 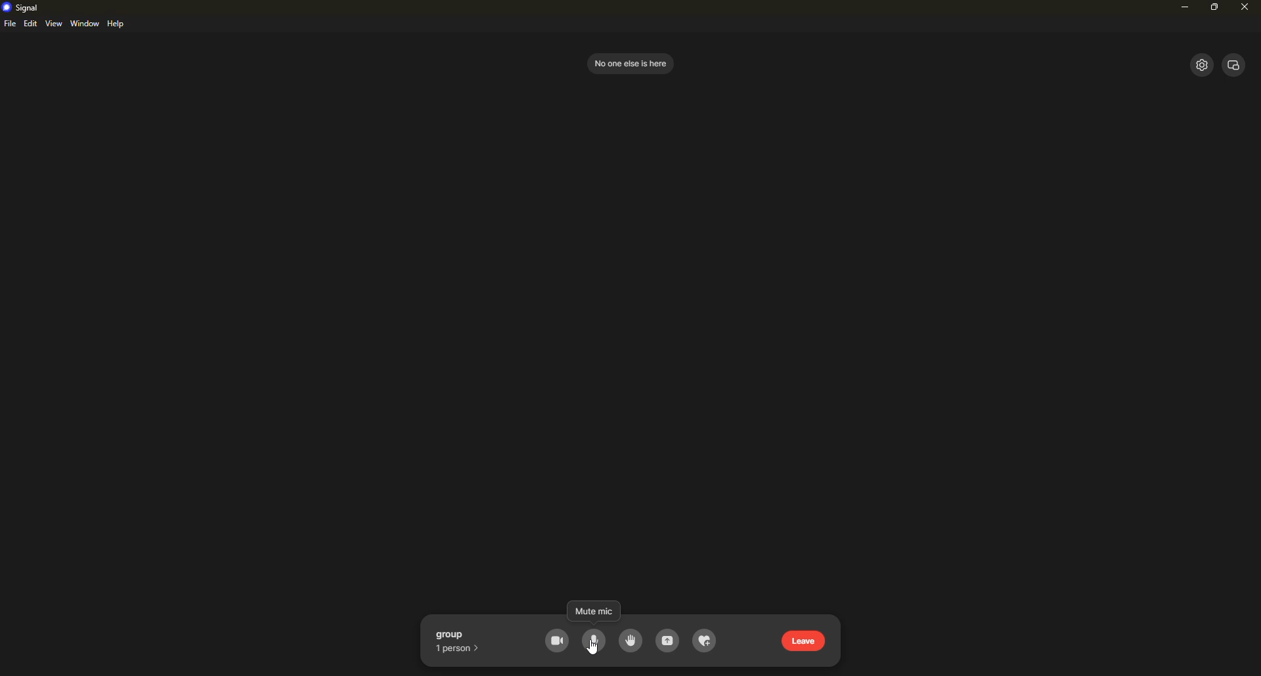 What do you see at coordinates (461, 633) in the screenshot?
I see `group call` at bounding box center [461, 633].